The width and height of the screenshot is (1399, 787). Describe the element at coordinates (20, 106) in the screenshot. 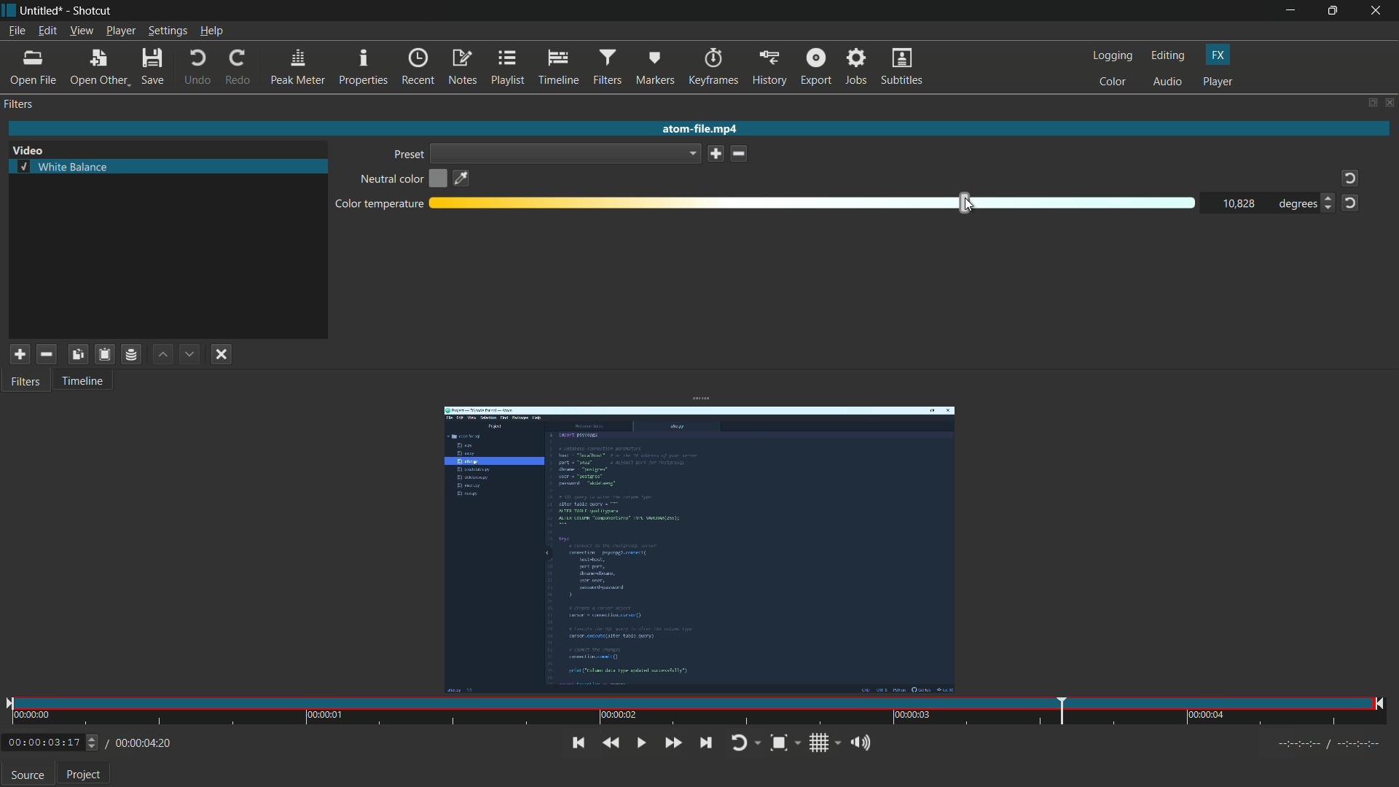

I see `filters` at that location.